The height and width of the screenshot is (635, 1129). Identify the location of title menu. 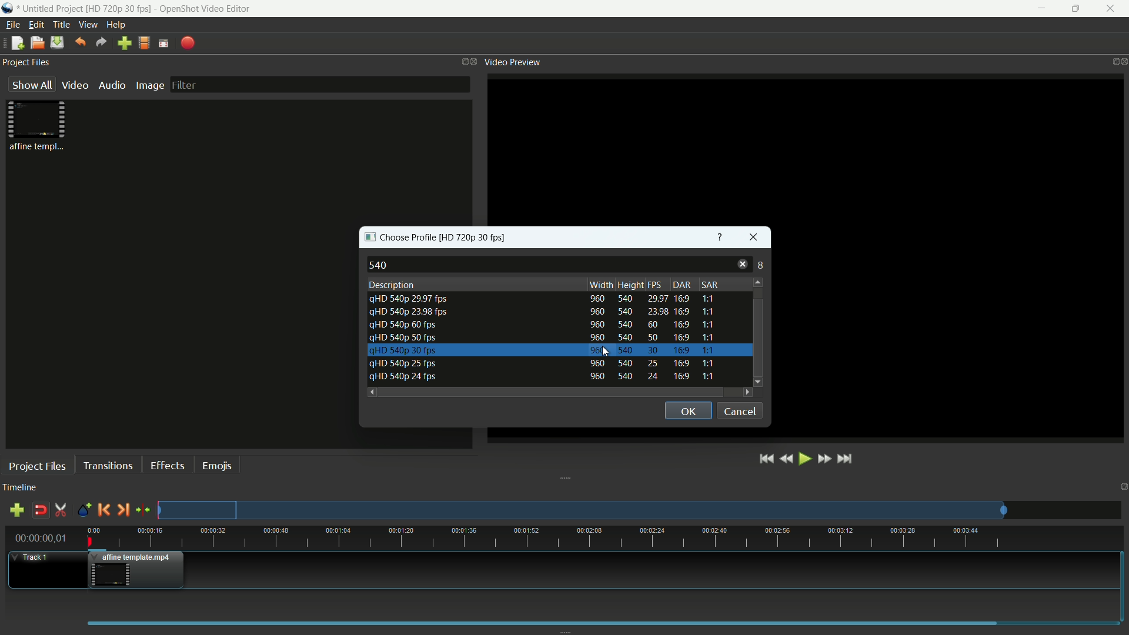
(63, 25).